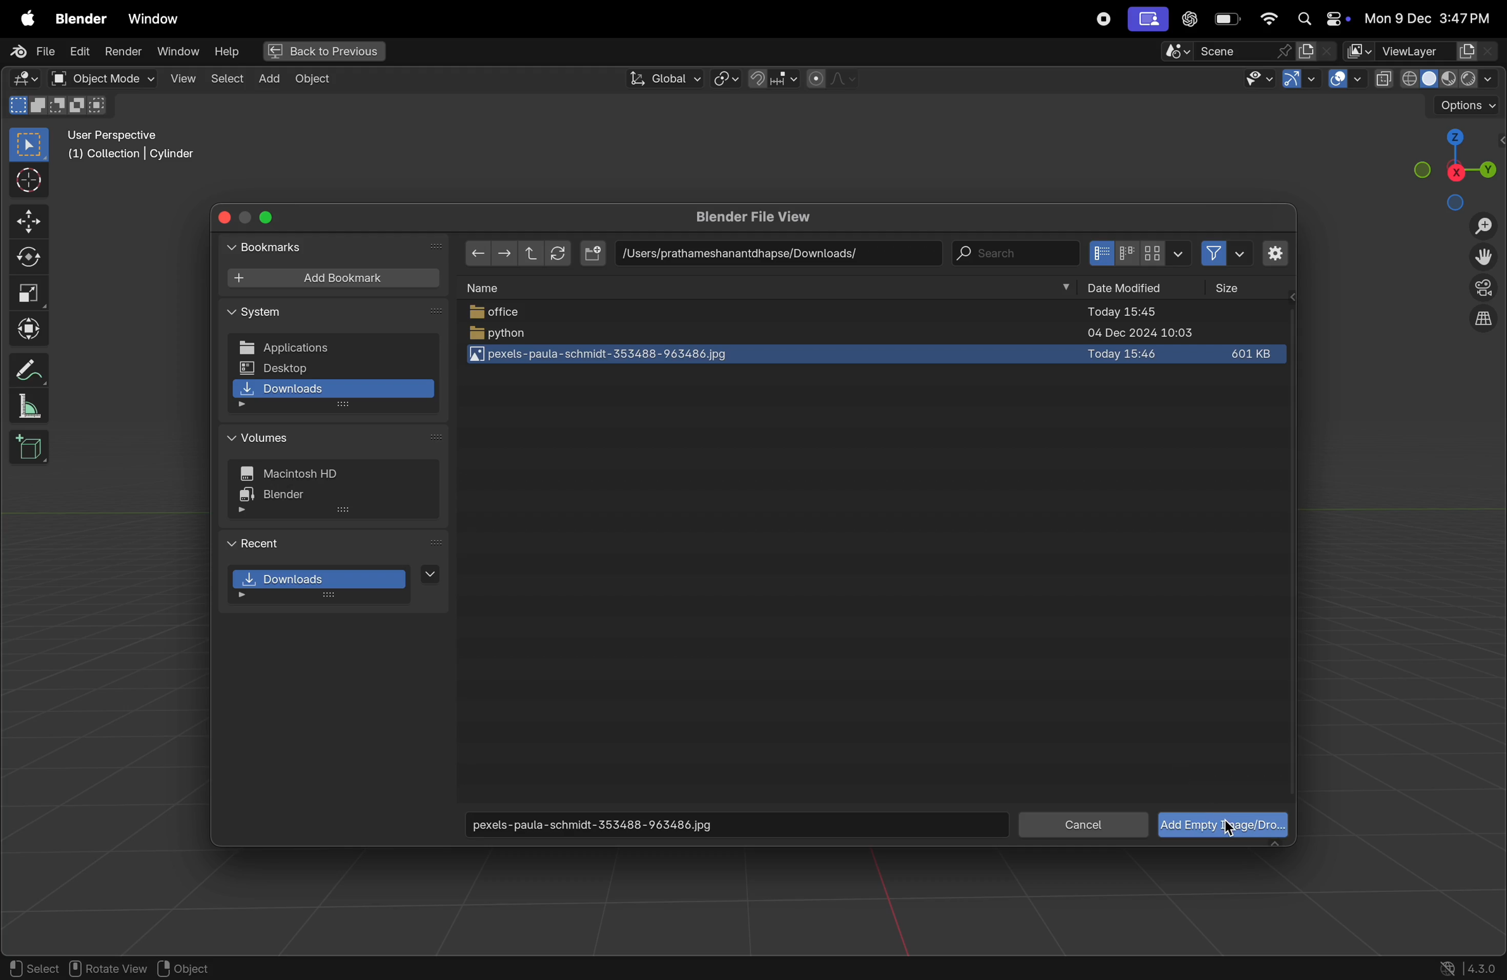 The height and width of the screenshot is (980, 1507). Describe the element at coordinates (28, 79) in the screenshot. I see `editortype` at that location.